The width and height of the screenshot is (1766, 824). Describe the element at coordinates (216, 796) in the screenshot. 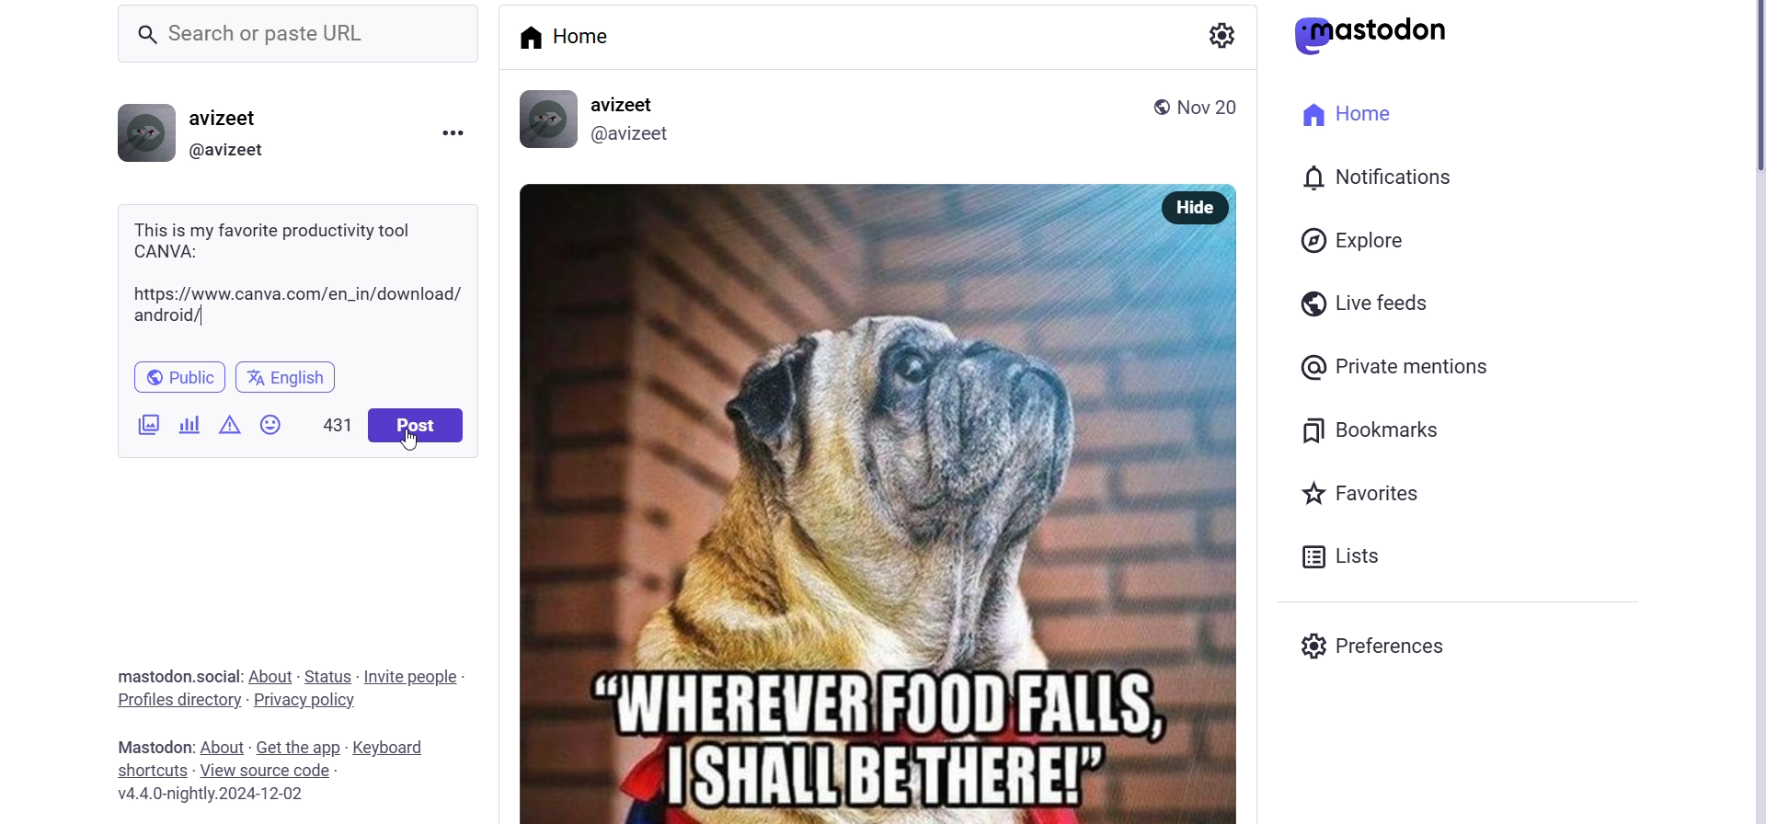

I see `v4.4.0-nightly.2024-12-02` at that location.